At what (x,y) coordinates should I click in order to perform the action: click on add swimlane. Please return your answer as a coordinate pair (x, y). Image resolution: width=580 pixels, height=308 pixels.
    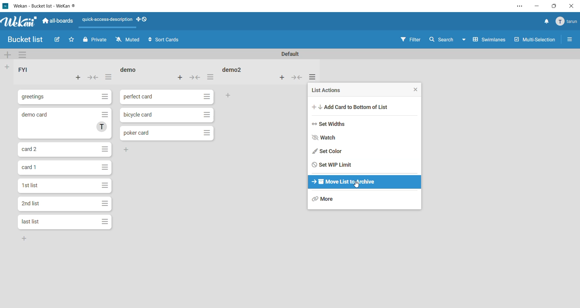
    Looking at the image, I should click on (8, 55).